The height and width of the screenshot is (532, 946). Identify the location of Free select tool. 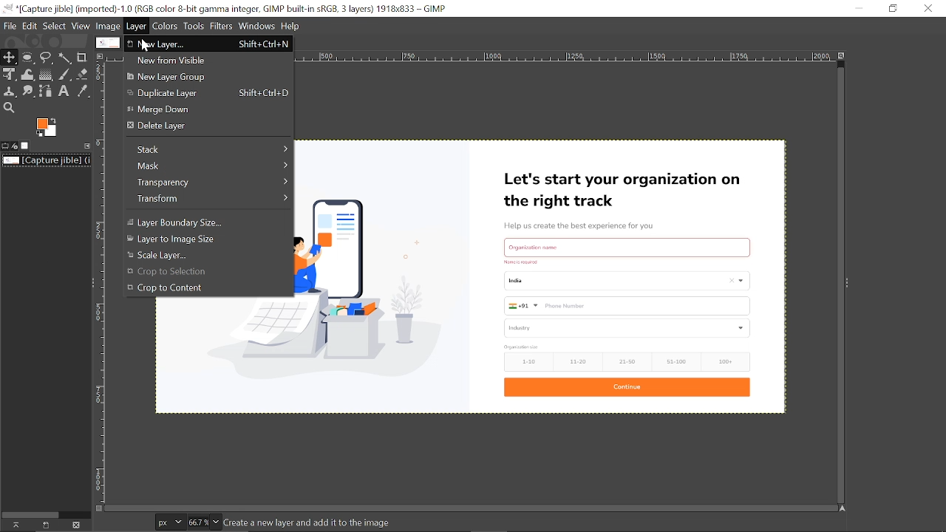
(47, 58).